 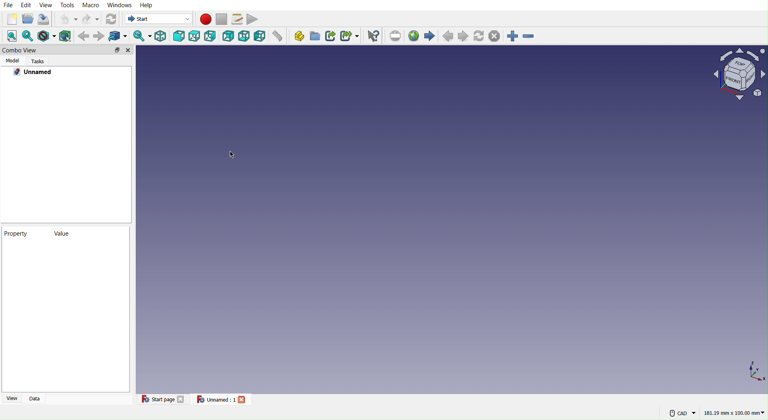 I want to click on Display the start of browser view, so click(x=431, y=34).